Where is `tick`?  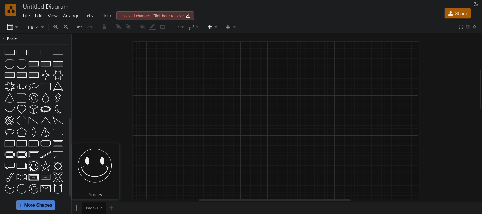 tick is located at coordinates (10, 178).